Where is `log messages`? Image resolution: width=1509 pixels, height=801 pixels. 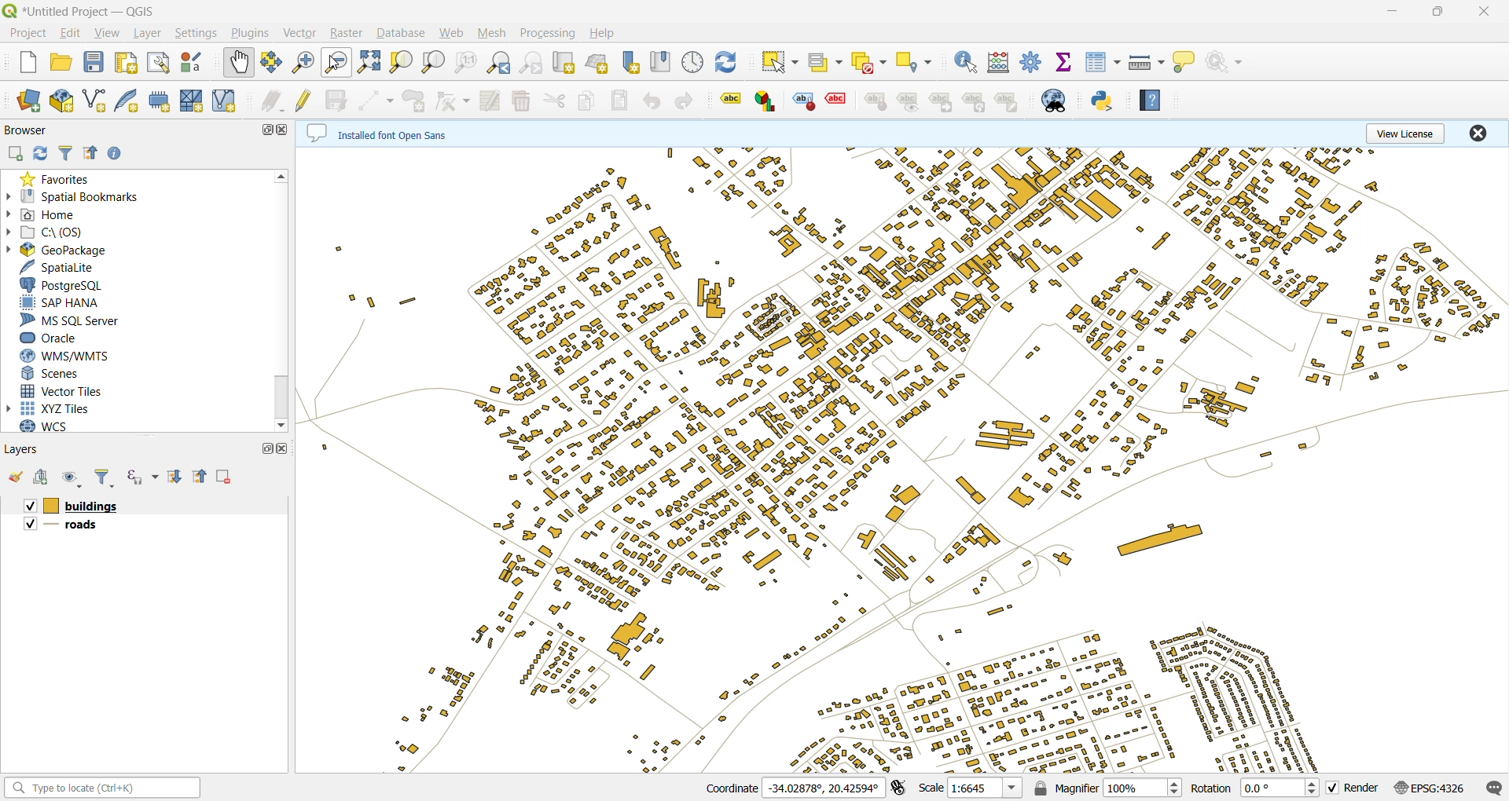
log messages is located at coordinates (1494, 788).